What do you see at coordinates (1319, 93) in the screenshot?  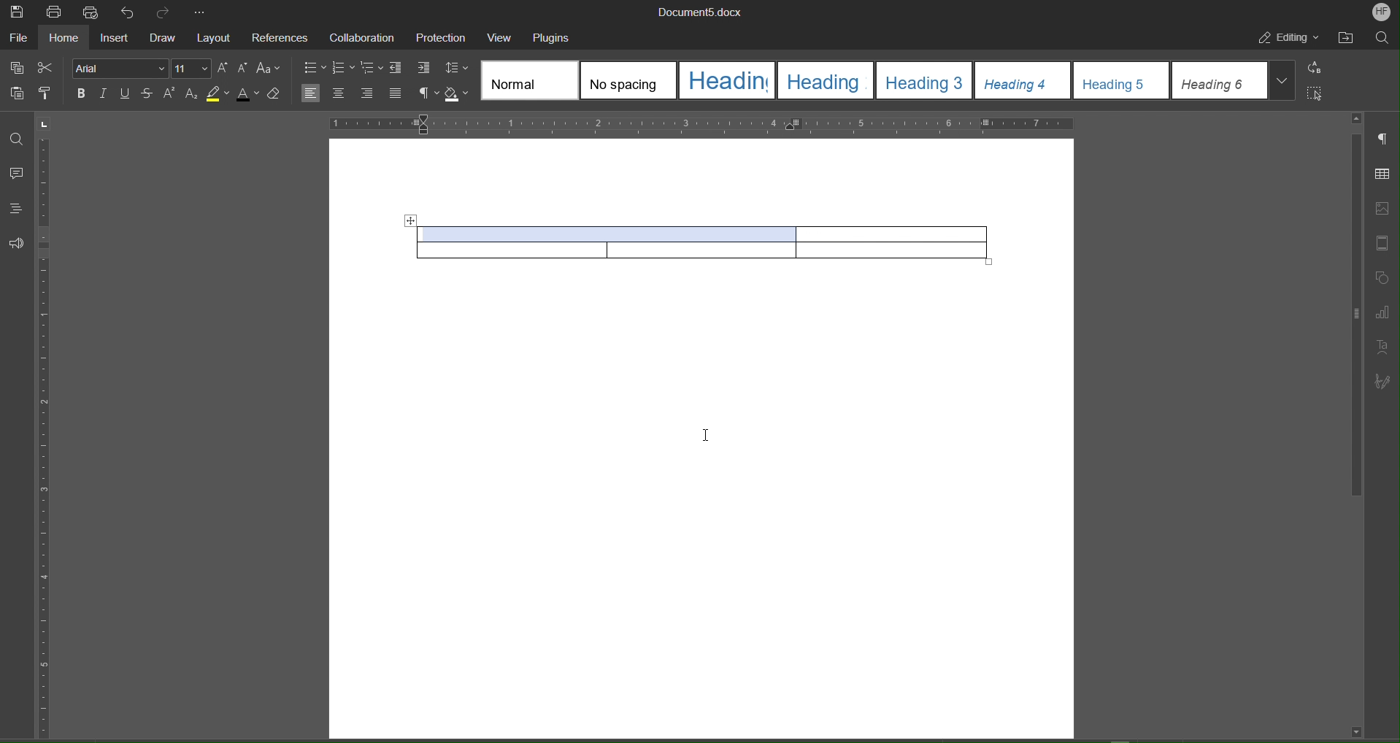 I see `Select All` at bounding box center [1319, 93].